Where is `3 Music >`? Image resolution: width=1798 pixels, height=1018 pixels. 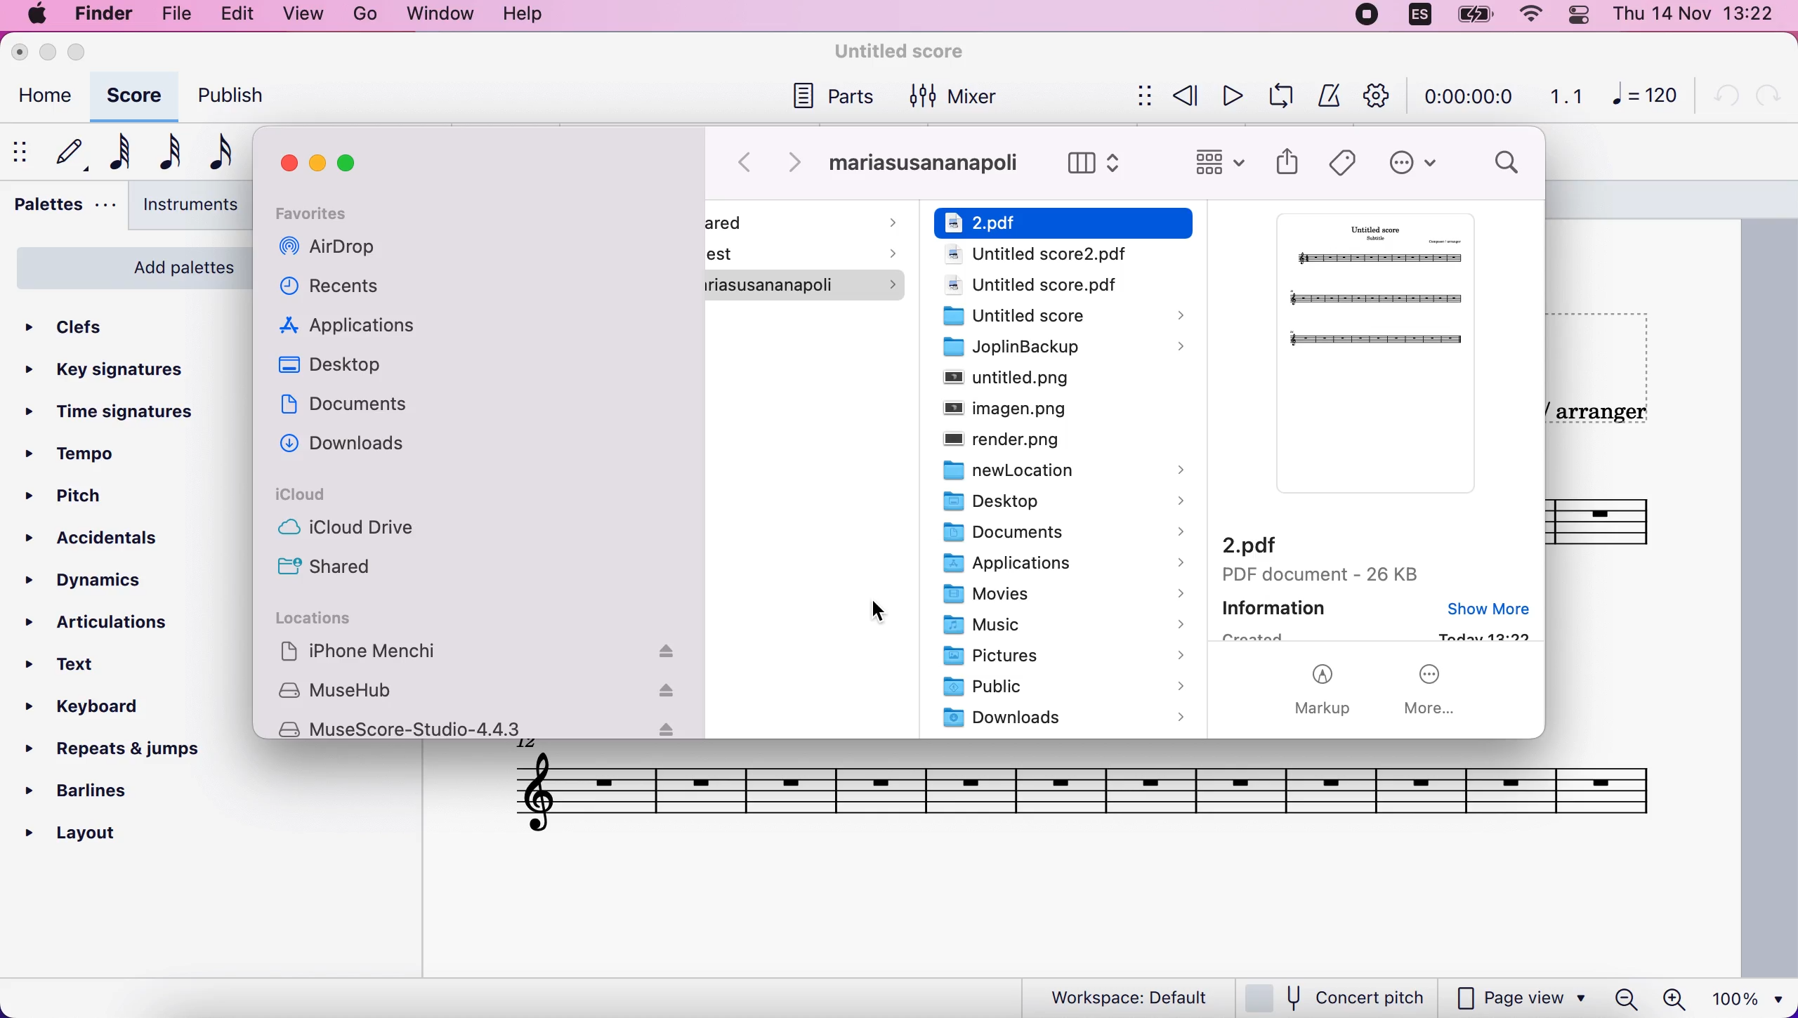 3 Music > is located at coordinates (1057, 626).